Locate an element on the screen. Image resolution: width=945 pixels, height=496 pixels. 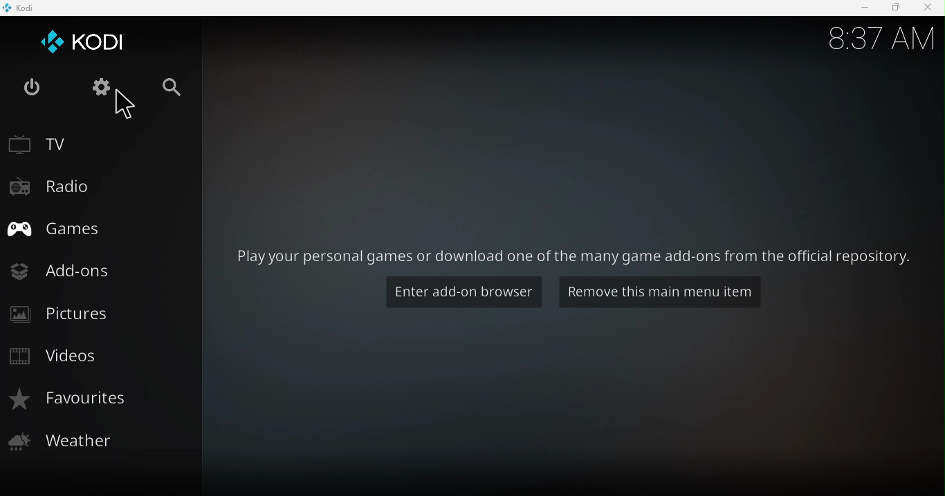
Pictures is located at coordinates (94, 315).